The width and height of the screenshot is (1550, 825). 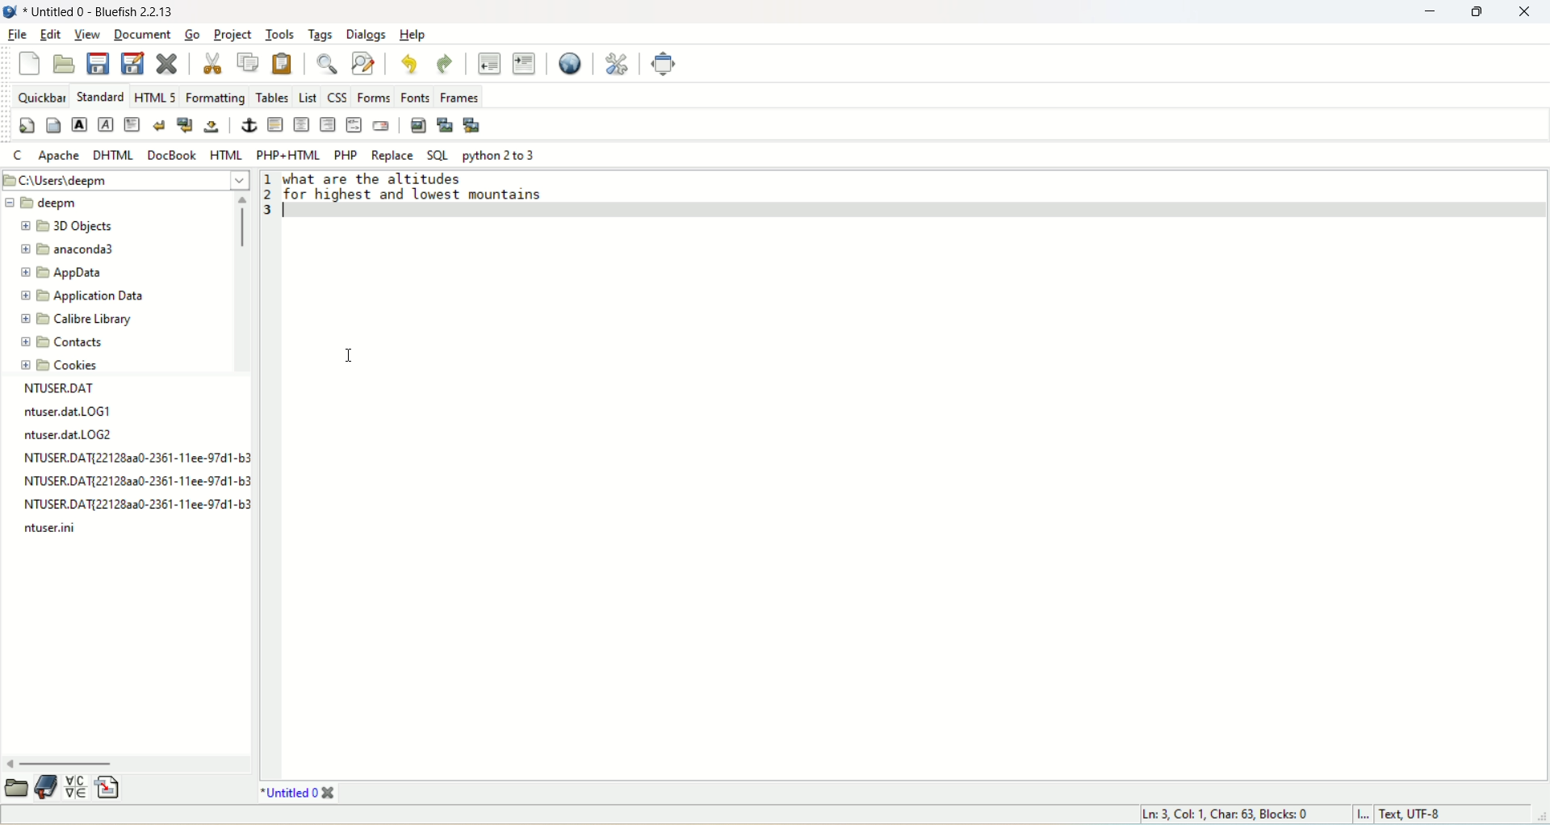 What do you see at coordinates (30, 62) in the screenshot?
I see `new` at bounding box center [30, 62].